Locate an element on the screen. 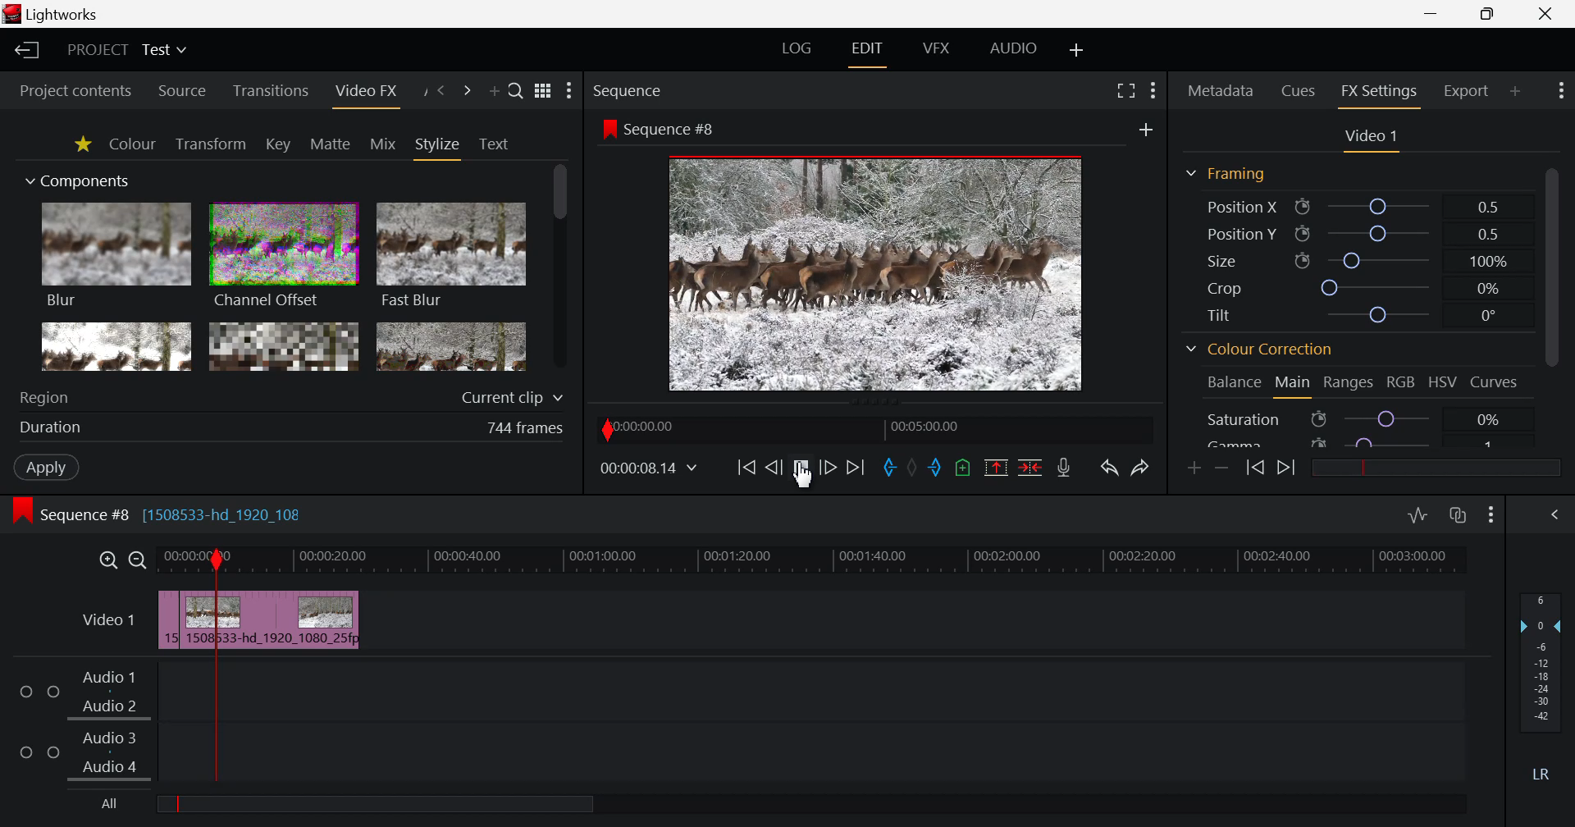  Stylize is located at coordinates (439, 147).